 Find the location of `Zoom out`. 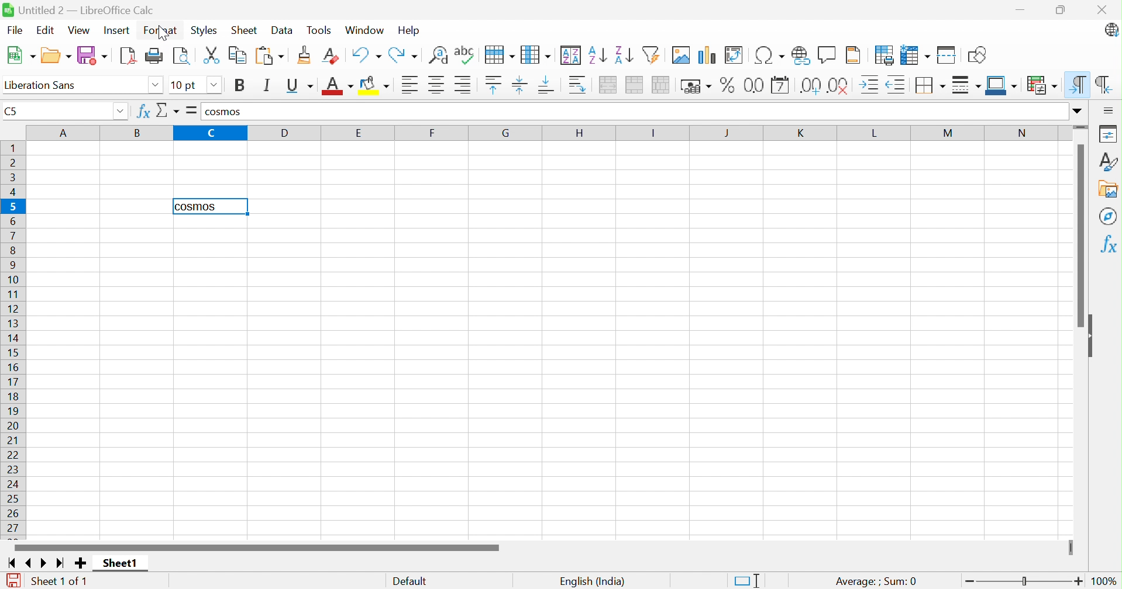

Zoom out is located at coordinates (971, 580).